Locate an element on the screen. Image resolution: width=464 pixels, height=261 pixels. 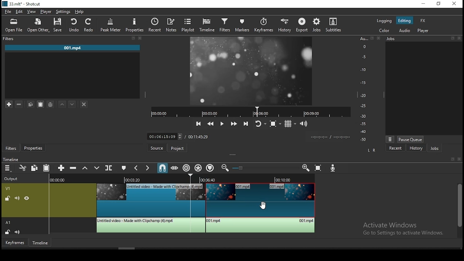
save filter sets is located at coordinates (52, 105).